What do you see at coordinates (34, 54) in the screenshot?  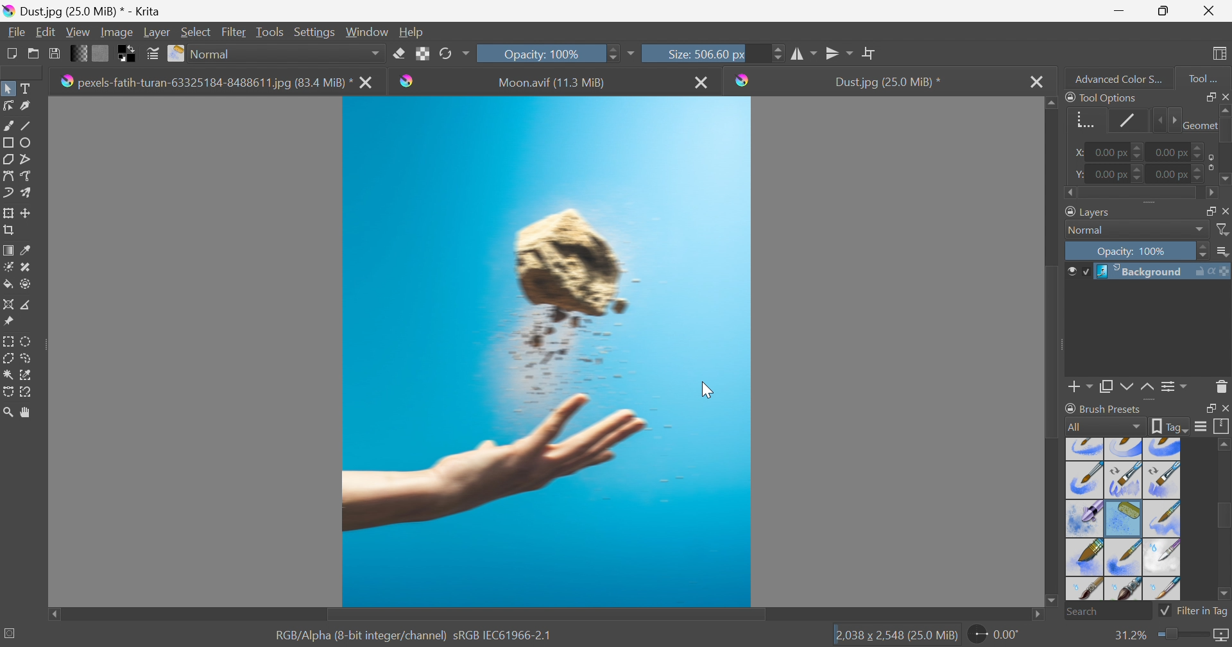 I see `Open an existing document` at bounding box center [34, 54].